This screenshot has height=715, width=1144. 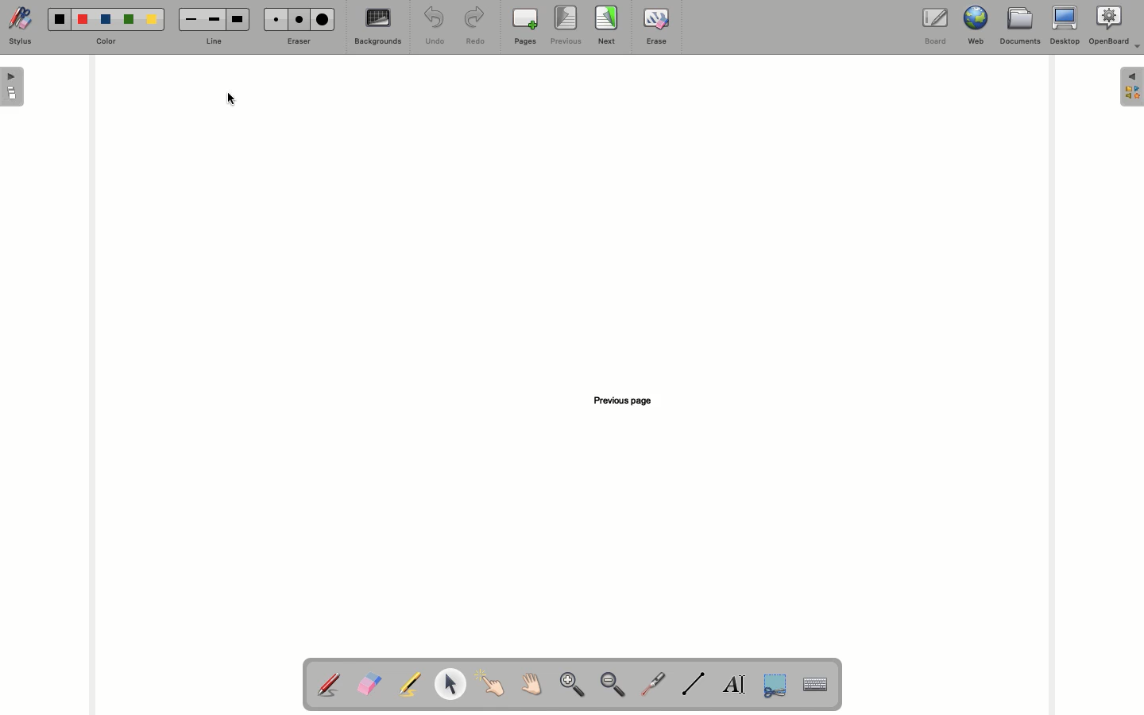 I want to click on Undo, so click(x=435, y=25).